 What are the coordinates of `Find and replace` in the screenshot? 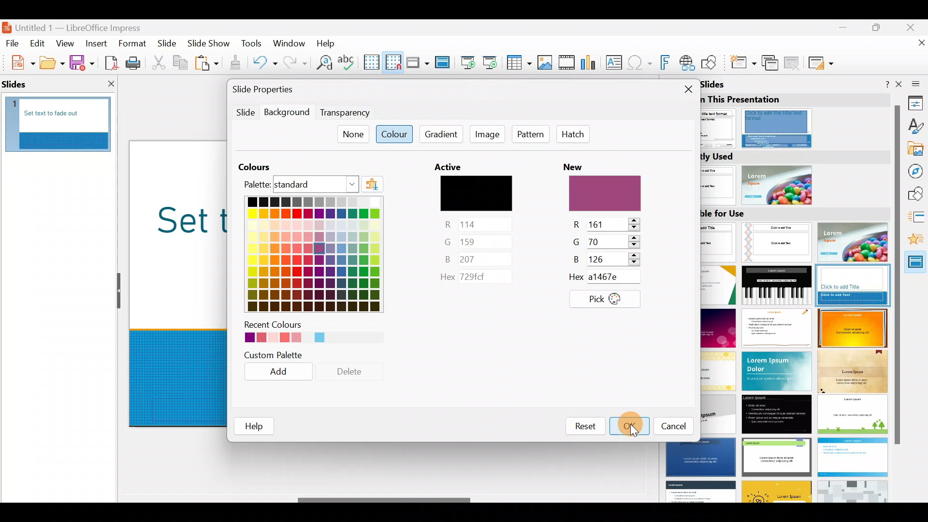 It's located at (322, 62).